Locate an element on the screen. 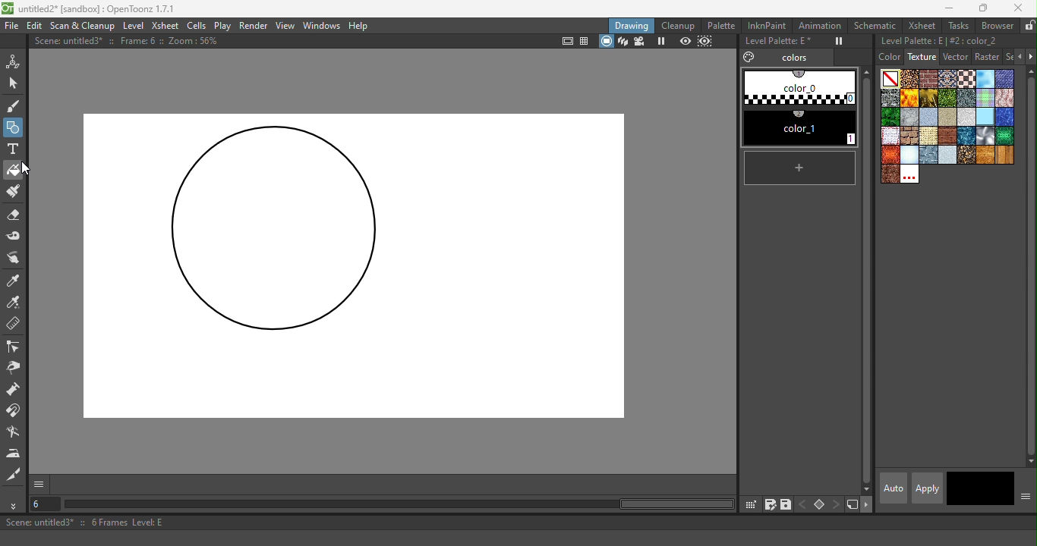 The height and width of the screenshot is (546, 1037). sea is located at coordinates (966, 136).